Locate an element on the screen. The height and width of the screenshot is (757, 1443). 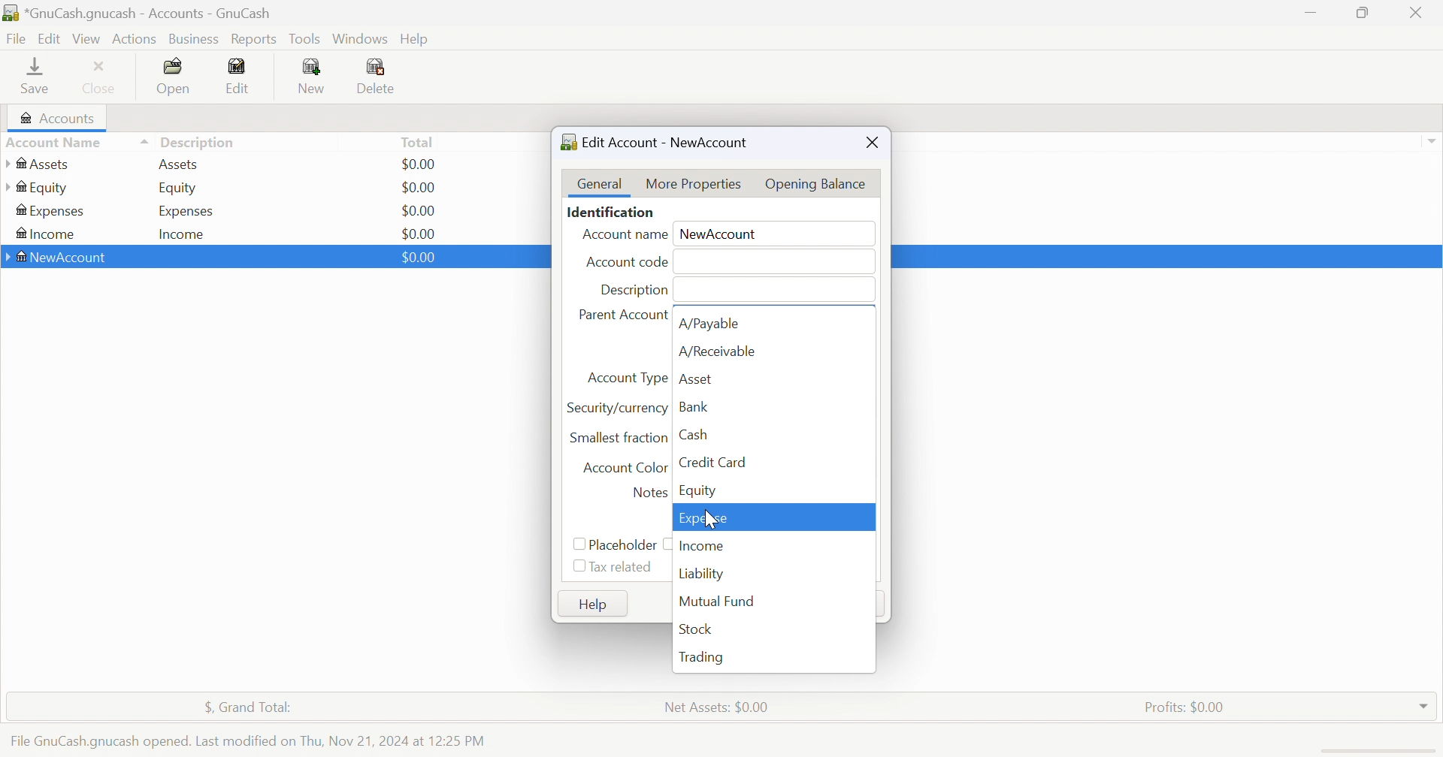
Description is located at coordinates (632, 290).